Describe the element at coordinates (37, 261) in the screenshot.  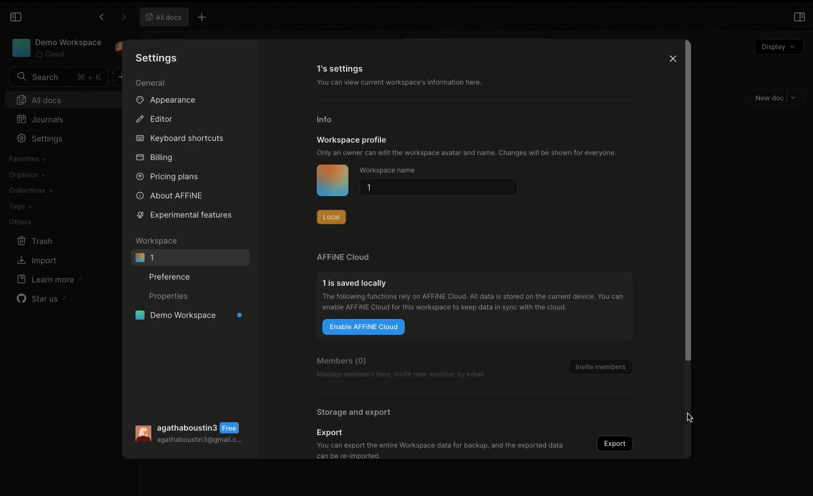
I see `Import` at that location.